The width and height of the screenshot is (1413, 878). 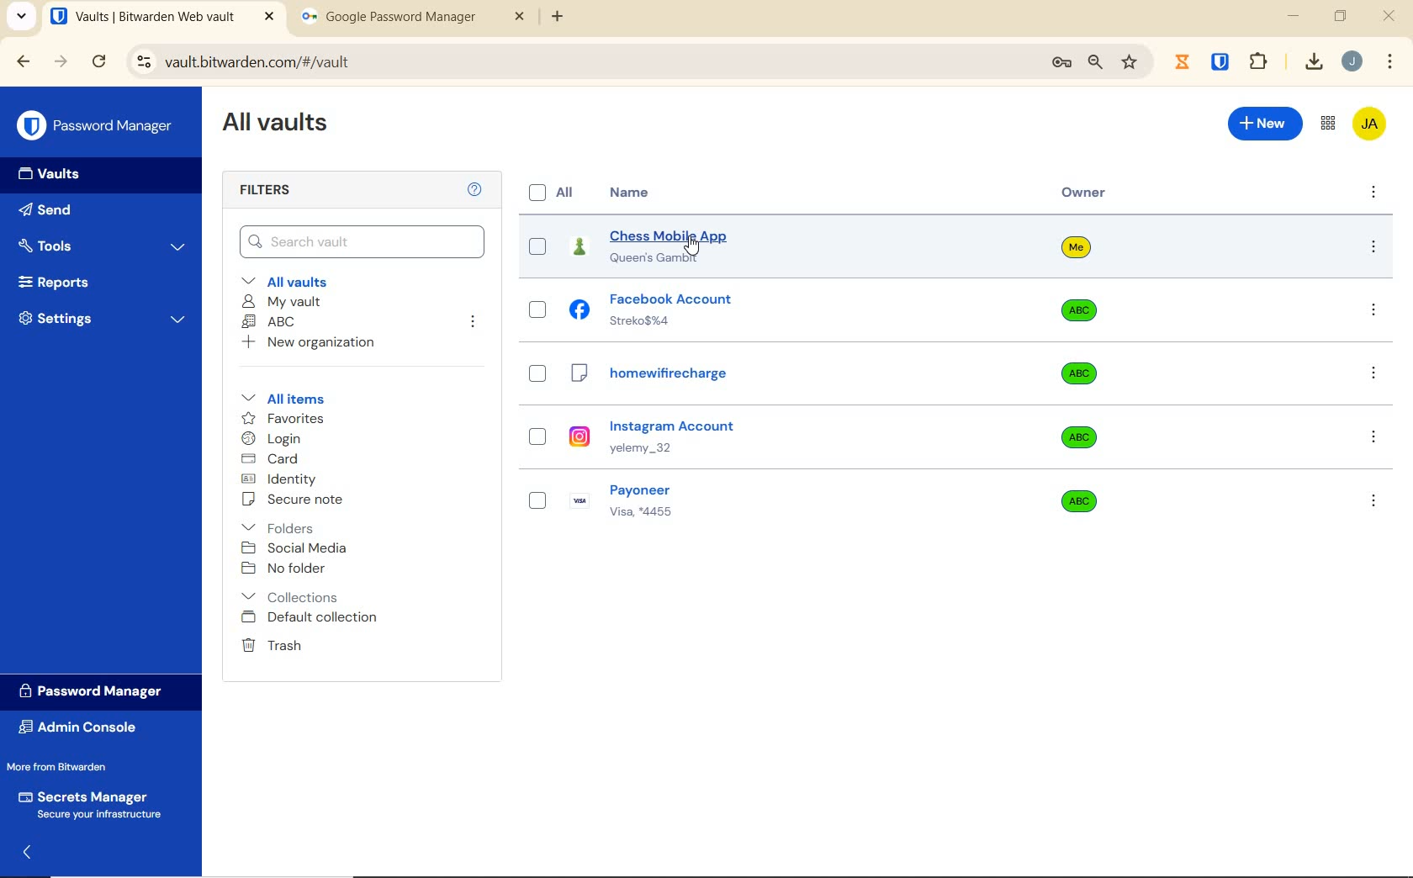 What do you see at coordinates (1355, 62) in the screenshot?
I see `Account` at bounding box center [1355, 62].